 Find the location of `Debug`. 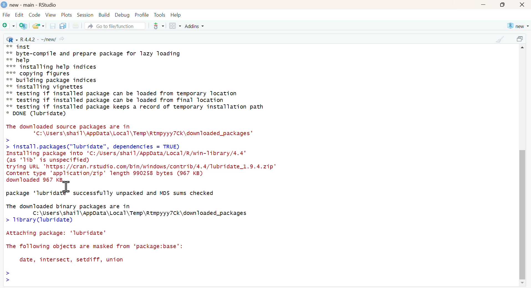

Debug is located at coordinates (122, 15).